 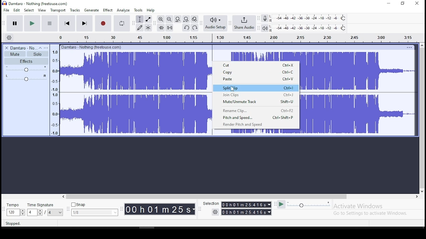 I want to click on view, so click(x=42, y=10).